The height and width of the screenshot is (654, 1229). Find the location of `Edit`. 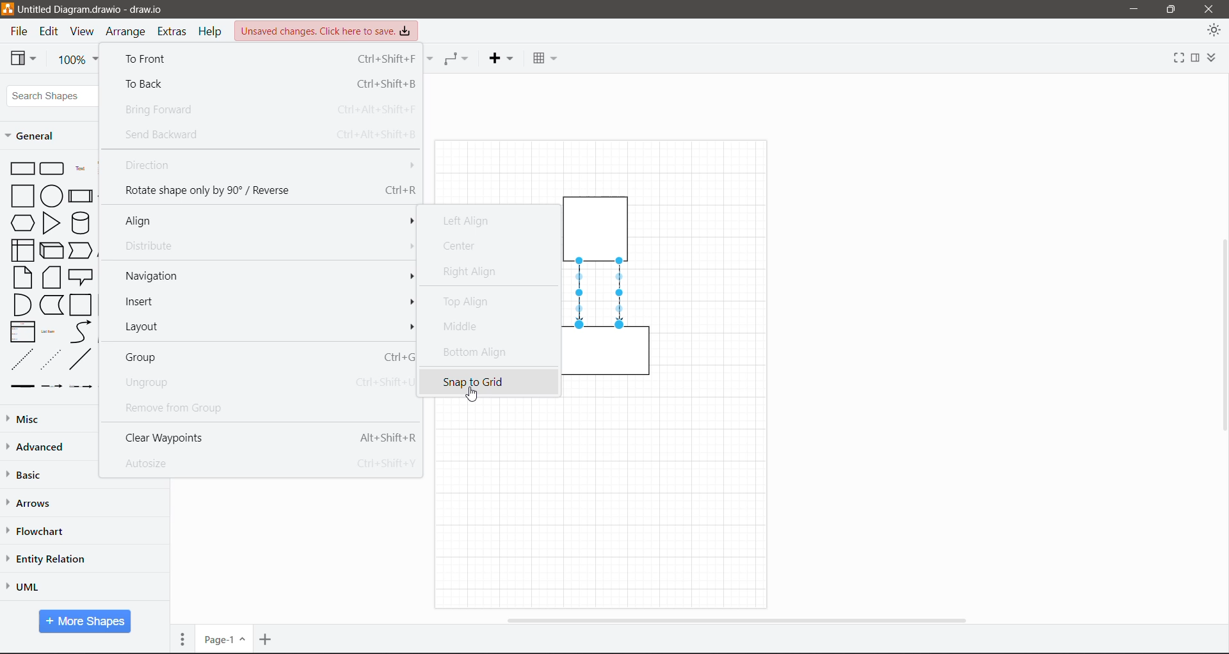

Edit is located at coordinates (51, 32).